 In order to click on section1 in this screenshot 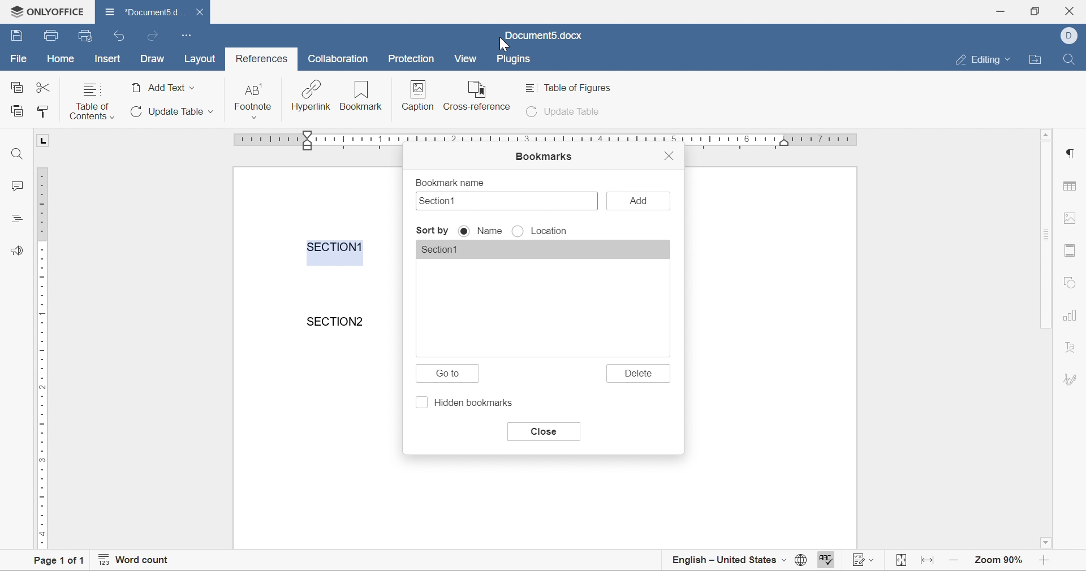, I will do `click(335, 246)`.